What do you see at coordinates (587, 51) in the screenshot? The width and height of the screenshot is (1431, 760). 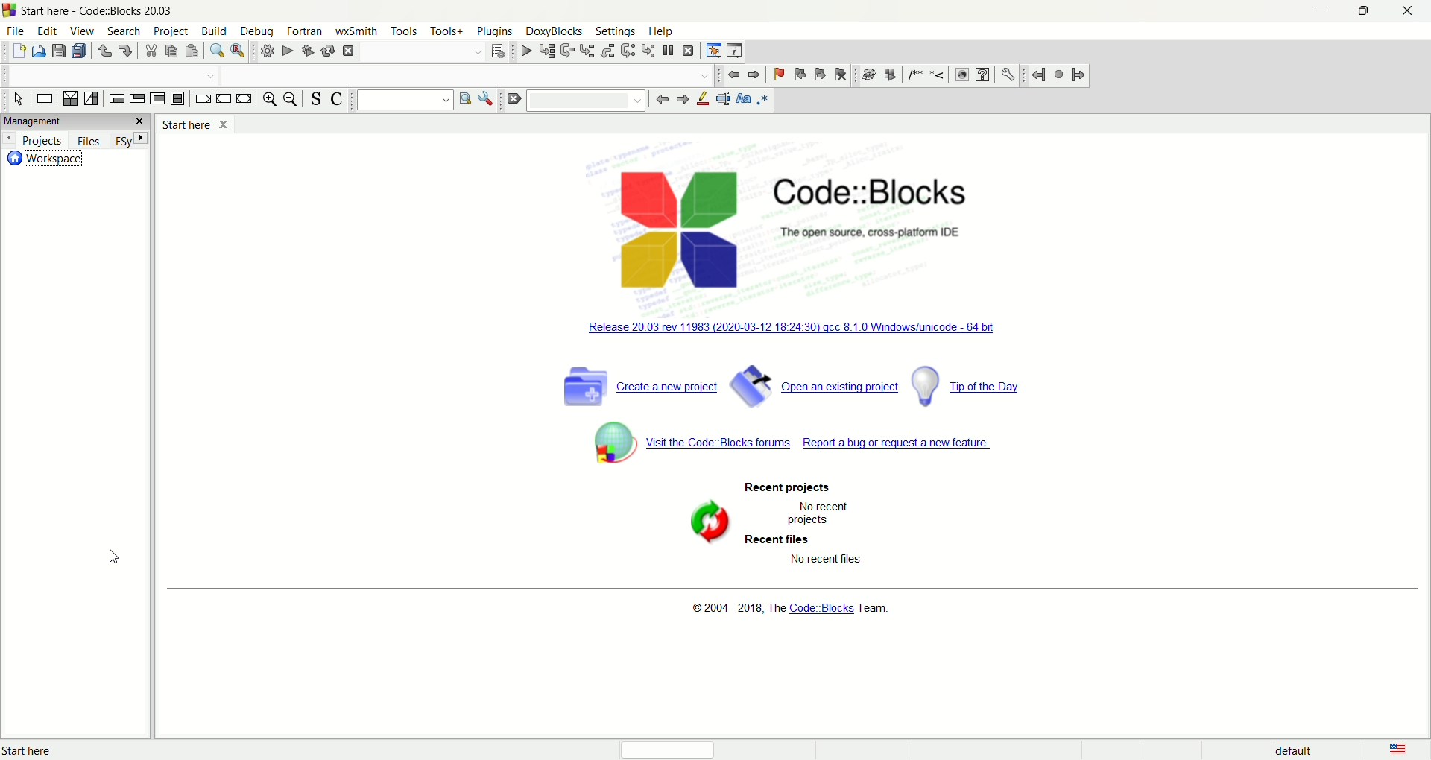 I see `step into` at bounding box center [587, 51].